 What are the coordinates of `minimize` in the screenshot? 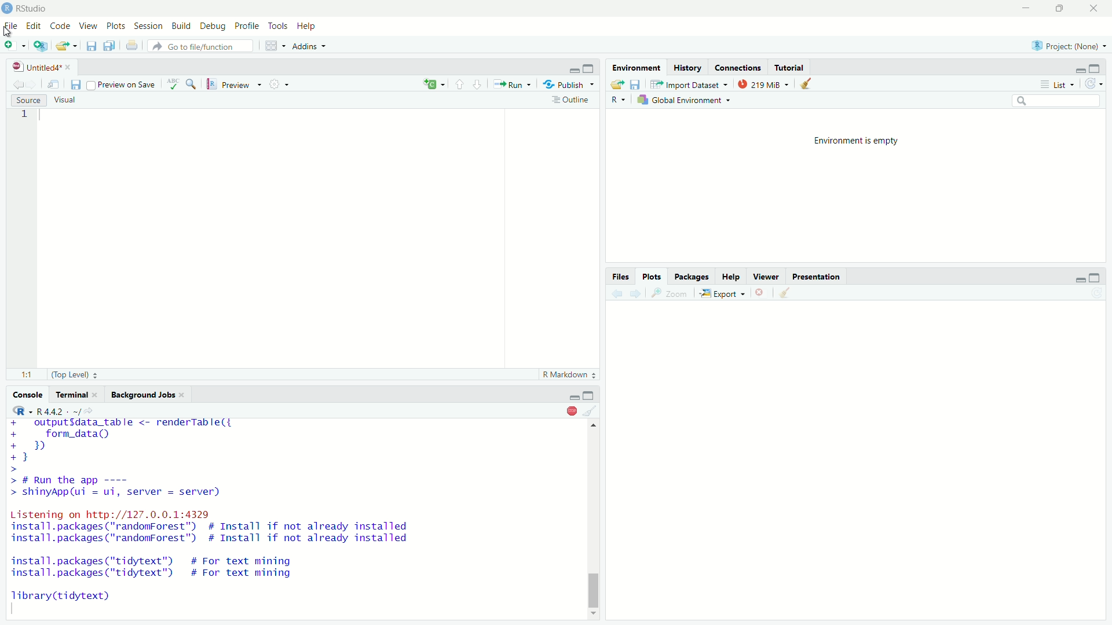 It's located at (1078, 277).